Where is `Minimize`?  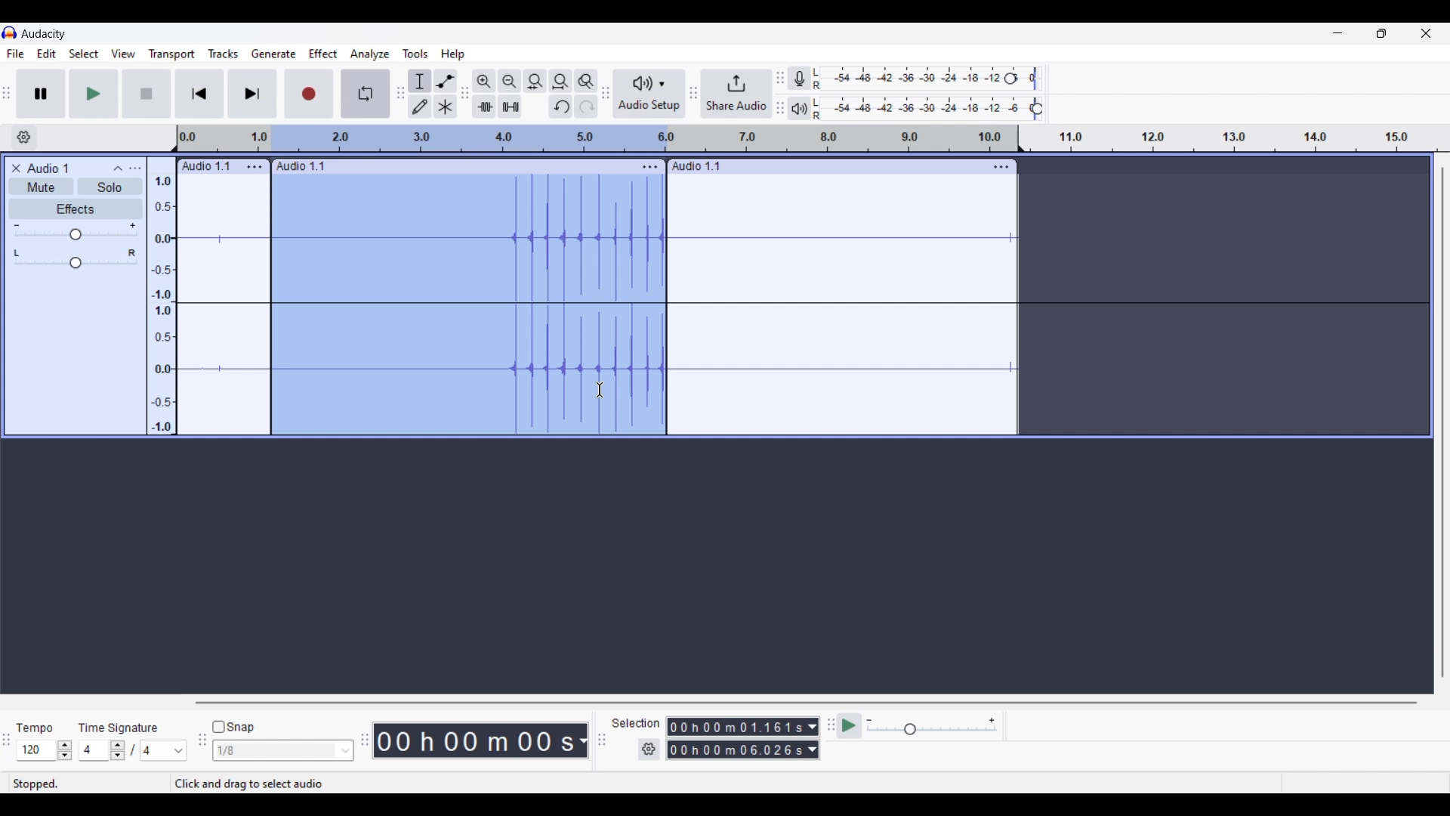
Minimize is located at coordinates (1337, 33).